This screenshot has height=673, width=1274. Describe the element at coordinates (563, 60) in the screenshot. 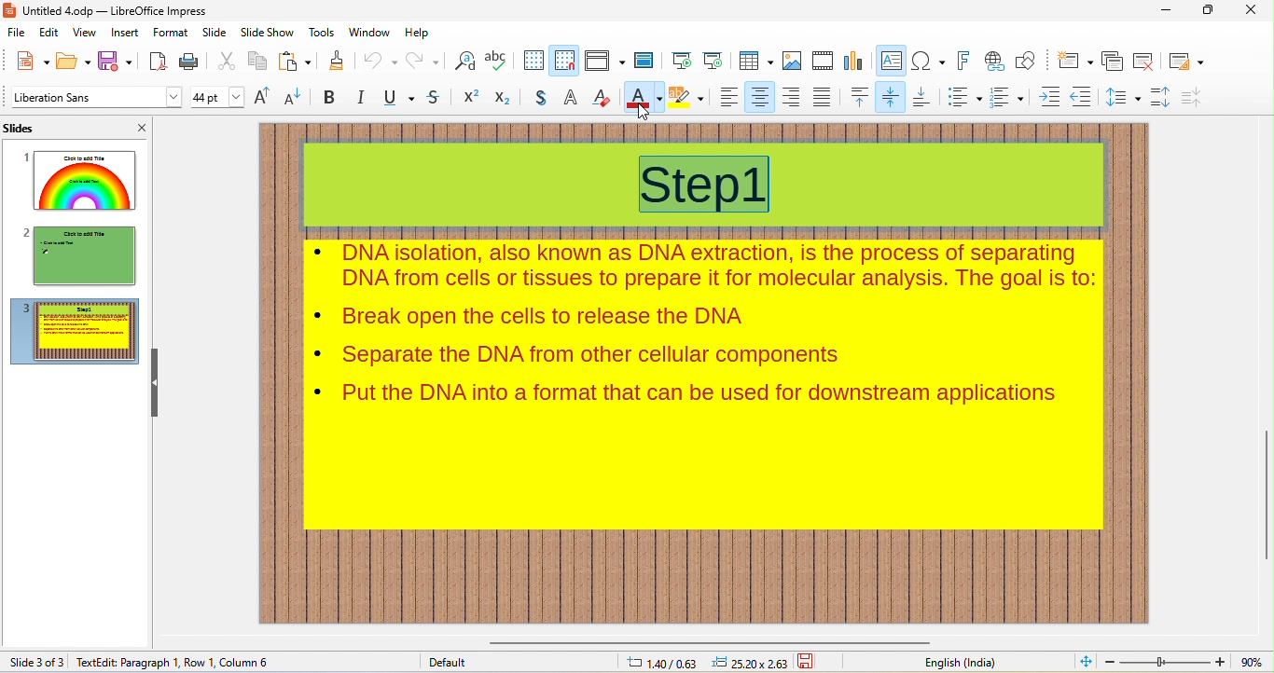

I see `snap to grid` at that location.